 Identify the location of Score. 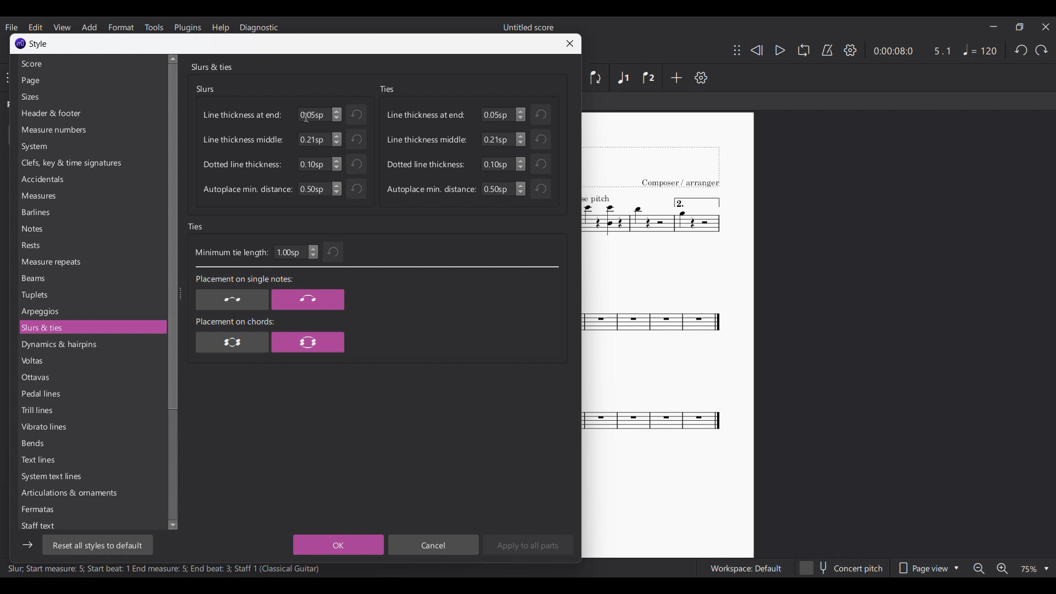
(90, 64).